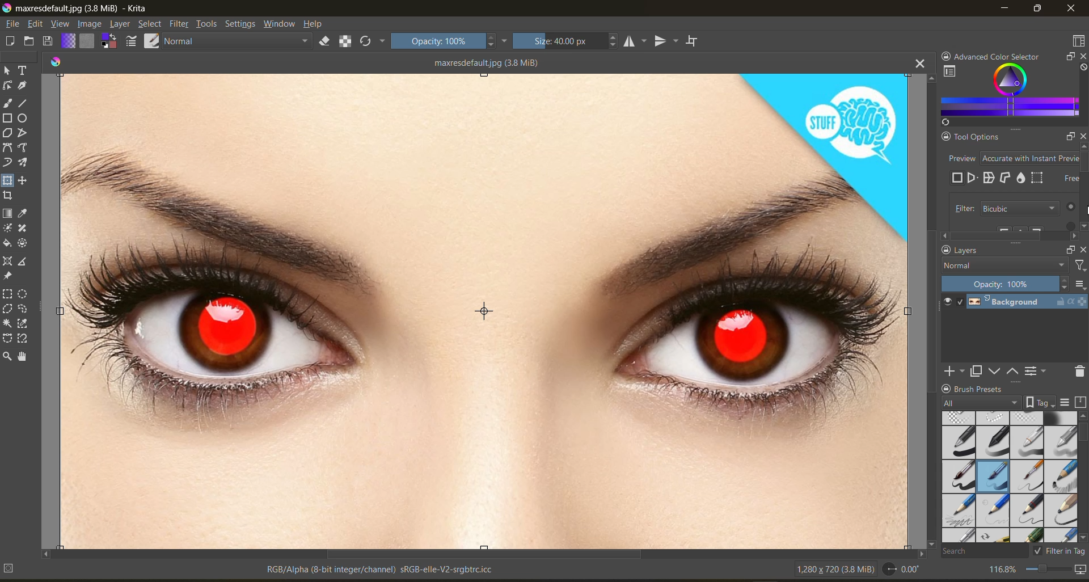  Describe the element at coordinates (373, 43) in the screenshot. I see `reload original preset` at that location.